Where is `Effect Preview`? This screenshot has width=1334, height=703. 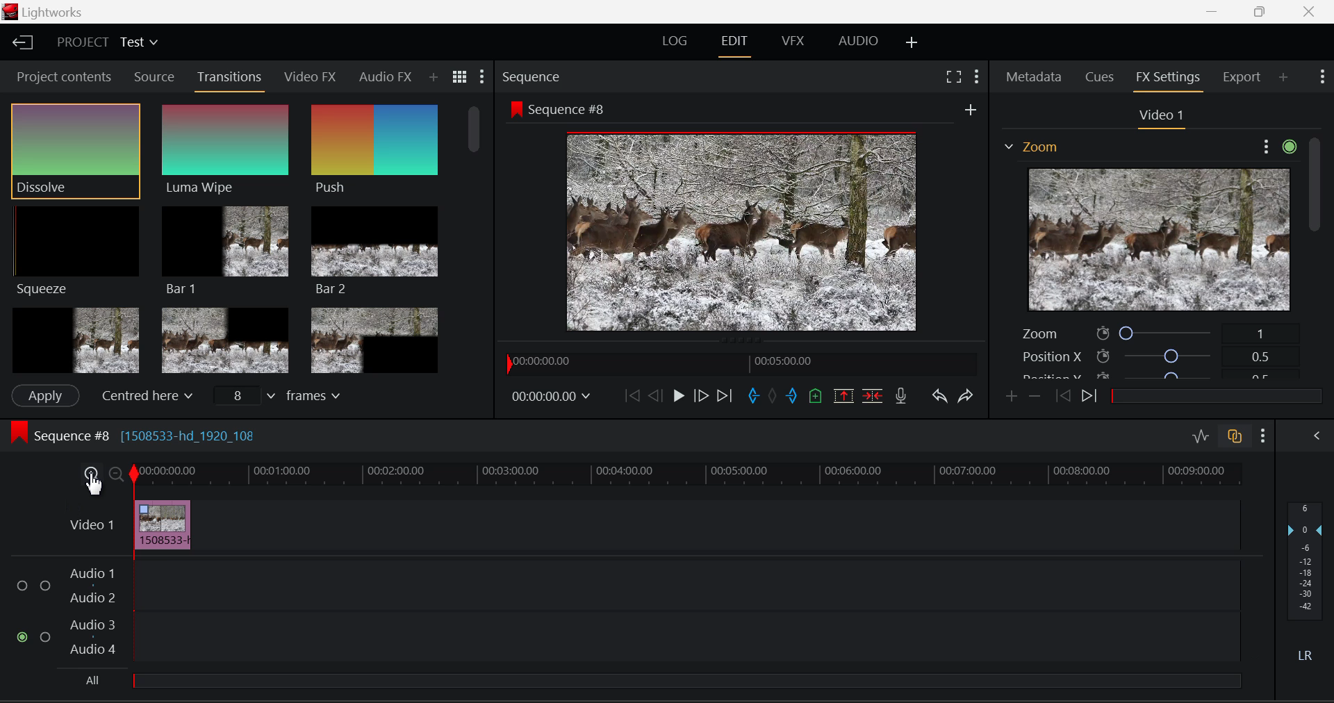 Effect Preview is located at coordinates (1162, 239).